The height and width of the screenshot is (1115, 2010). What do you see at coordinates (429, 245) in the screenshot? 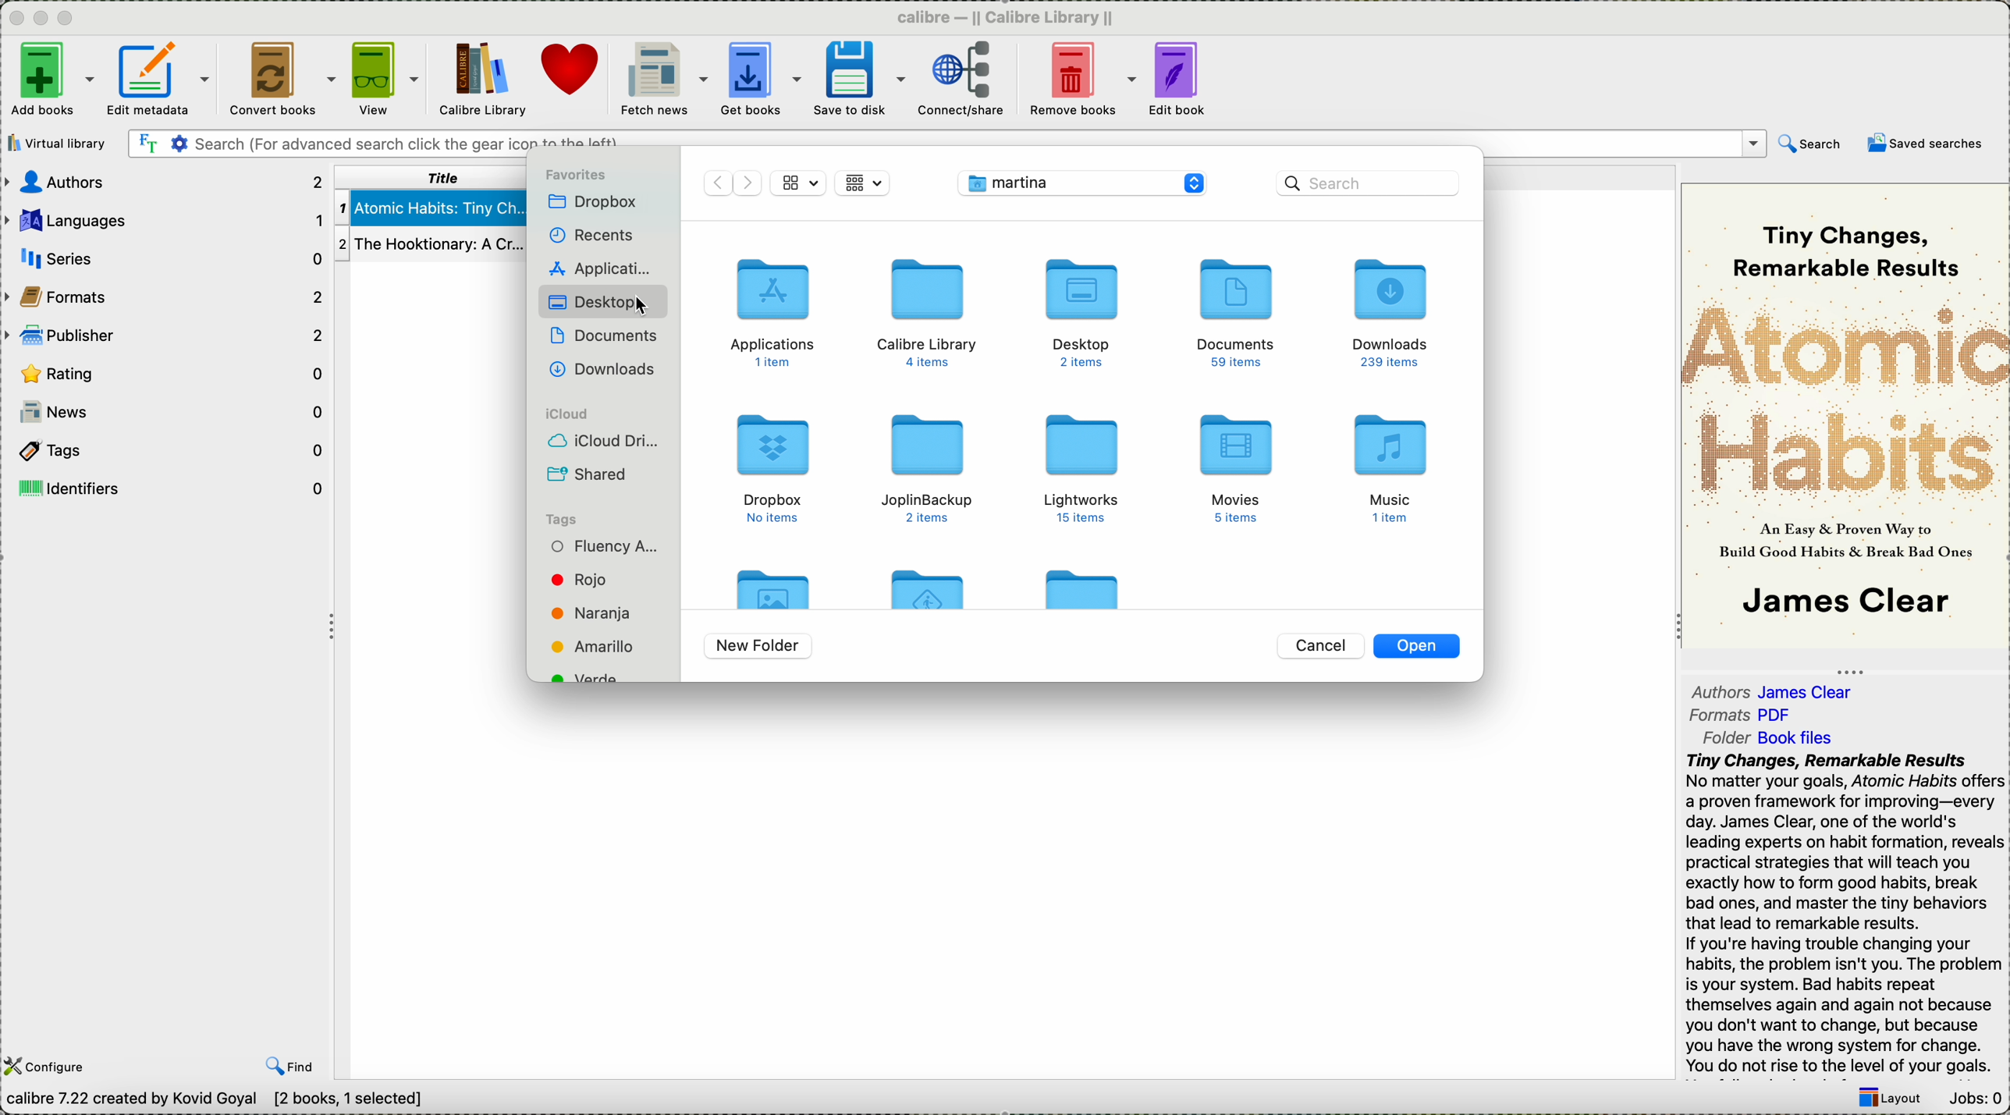
I see `The Hooktionary book details` at bounding box center [429, 245].